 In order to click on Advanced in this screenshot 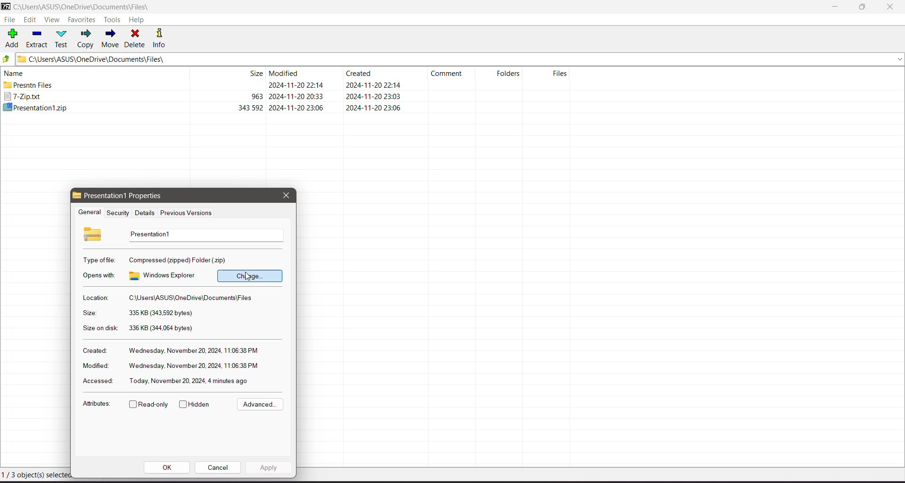, I will do `click(259, 405)`.